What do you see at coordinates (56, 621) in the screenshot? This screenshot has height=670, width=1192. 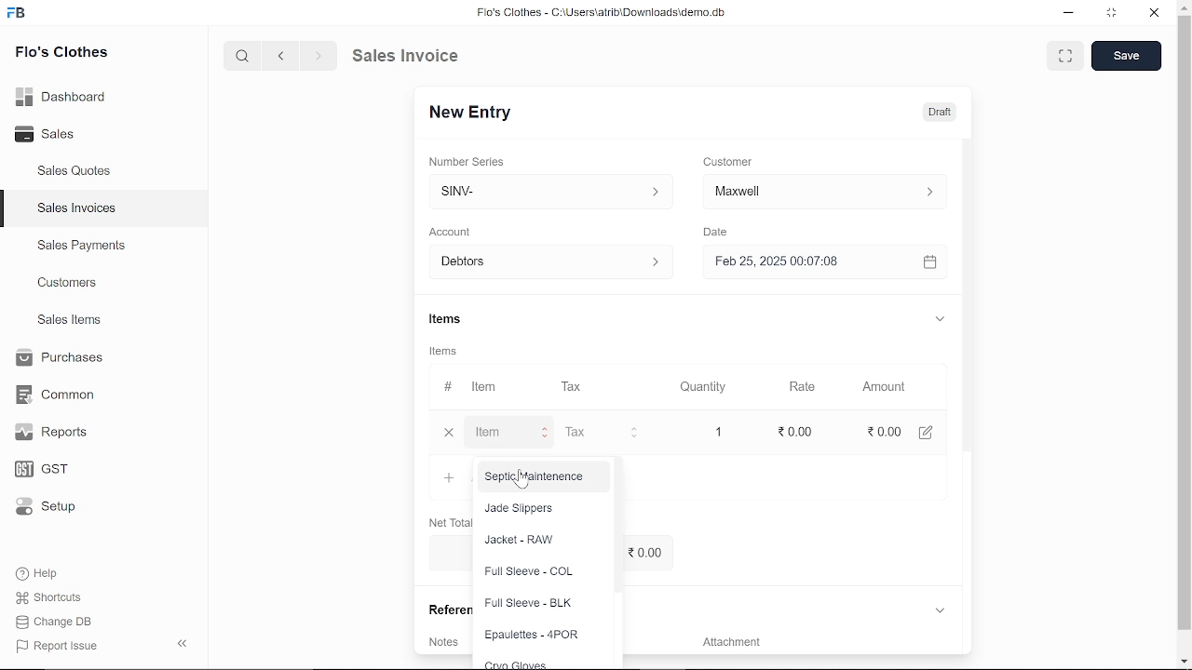 I see `Change DB` at bounding box center [56, 621].